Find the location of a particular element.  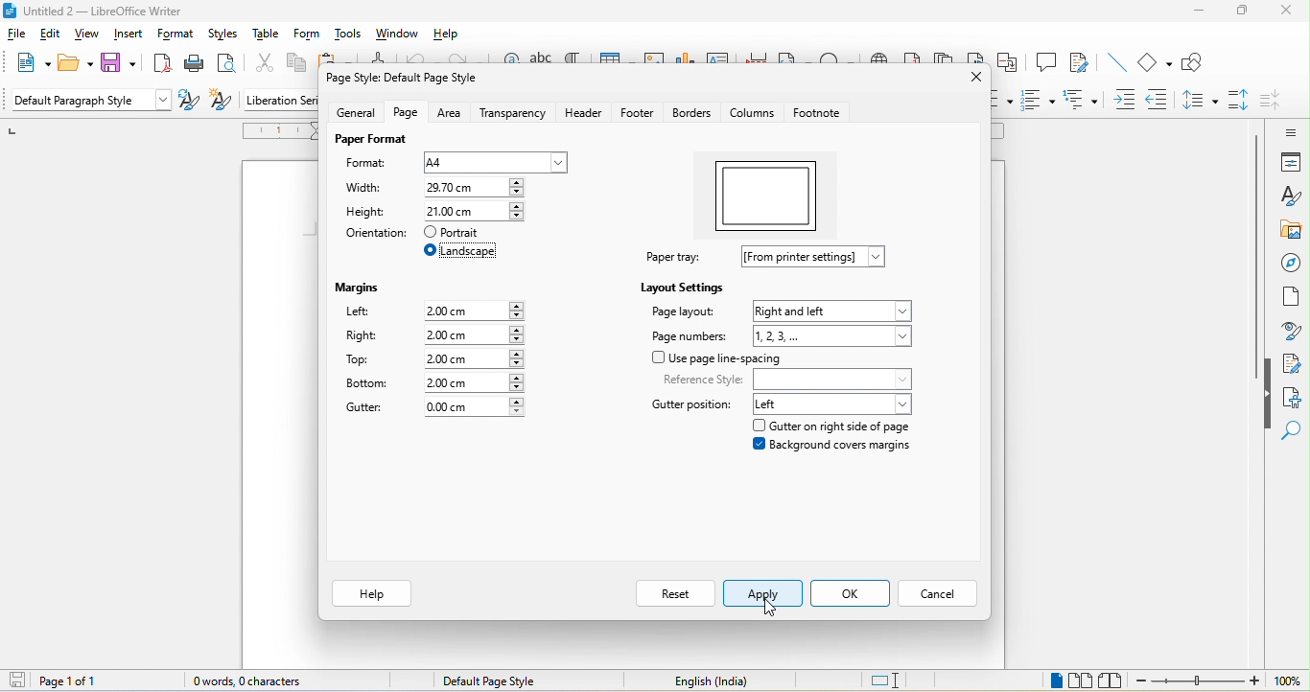

reset is located at coordinates (671, 594).